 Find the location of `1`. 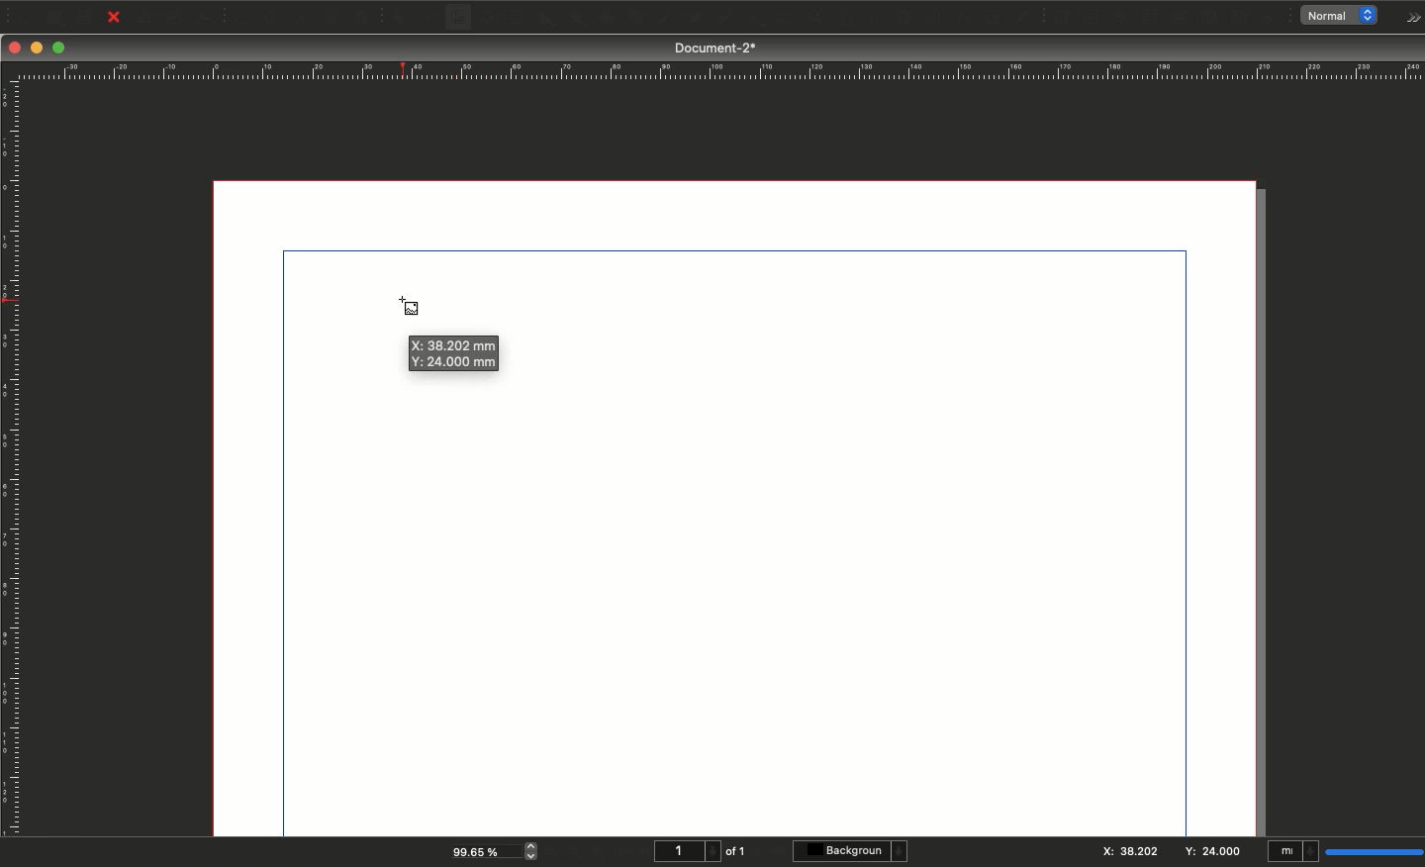

1 is located at coordinates (685, 851).